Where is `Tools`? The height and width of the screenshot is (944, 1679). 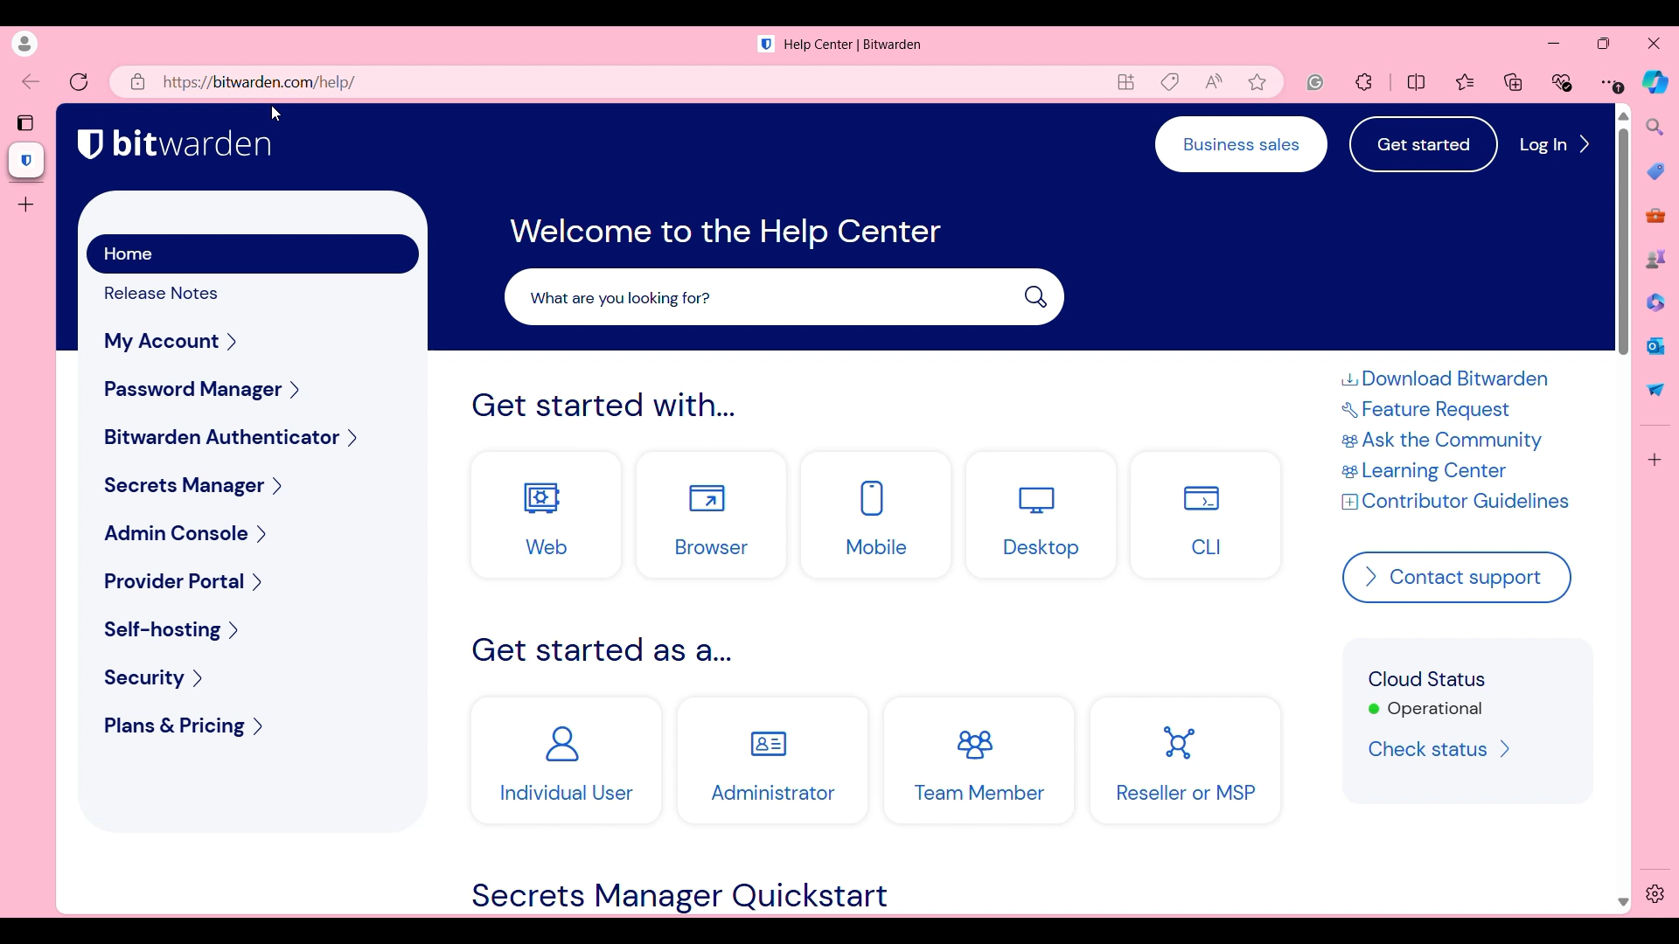
Tools is located at coordinates (1655, 216).